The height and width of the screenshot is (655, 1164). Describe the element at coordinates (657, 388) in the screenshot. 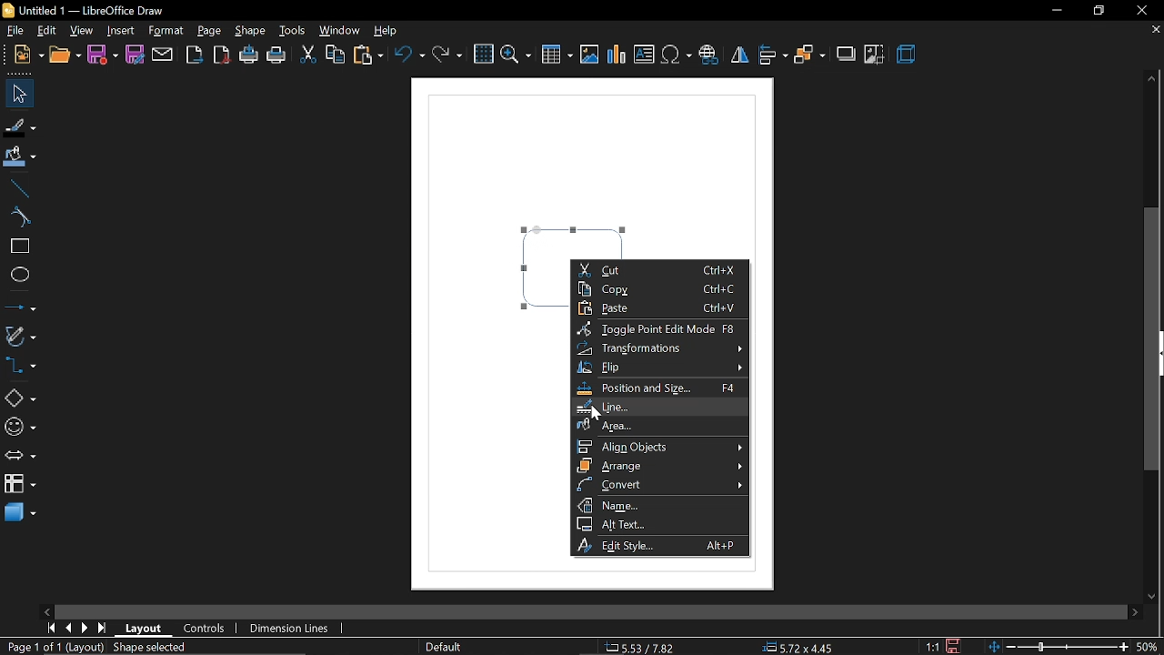

I see `position and size` at that location.